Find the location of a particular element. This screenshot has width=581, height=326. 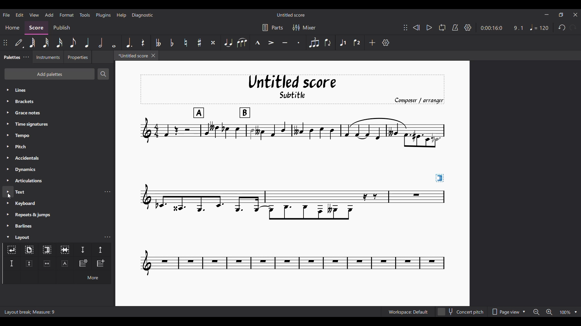

Toggle sharp is located at coordinates (199, 43).